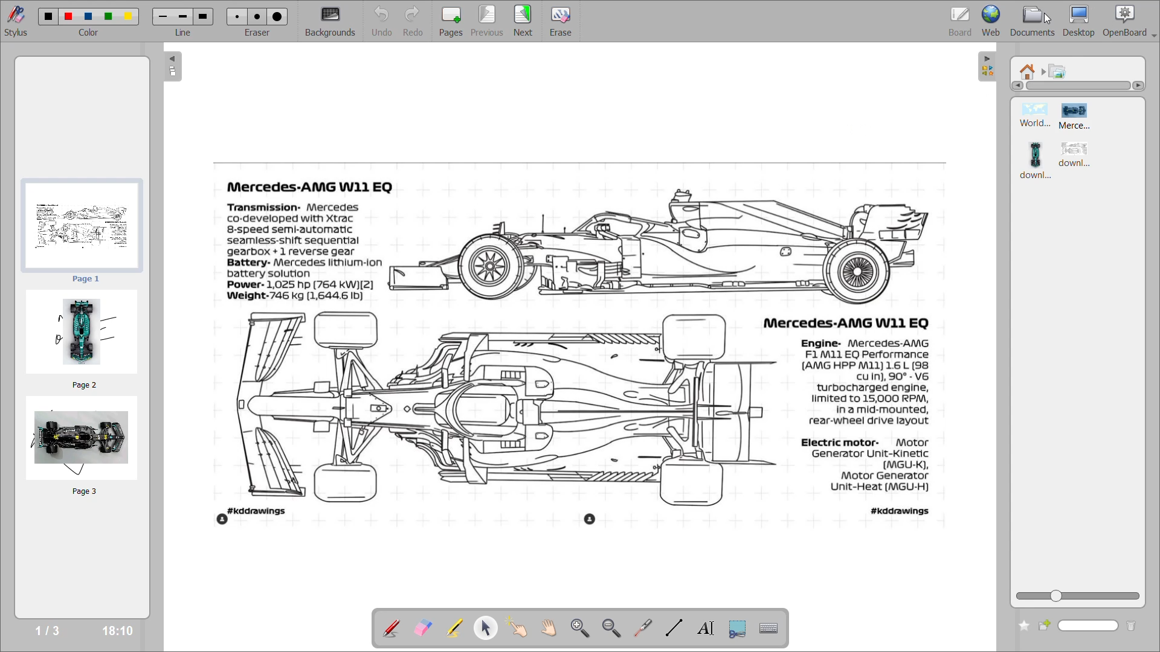 The width and height of the screenshot is (1160, 652). What do you see at coordinates (278, 16) in the screenshot?
I see `eraser3` at bounding box center [278, 16].